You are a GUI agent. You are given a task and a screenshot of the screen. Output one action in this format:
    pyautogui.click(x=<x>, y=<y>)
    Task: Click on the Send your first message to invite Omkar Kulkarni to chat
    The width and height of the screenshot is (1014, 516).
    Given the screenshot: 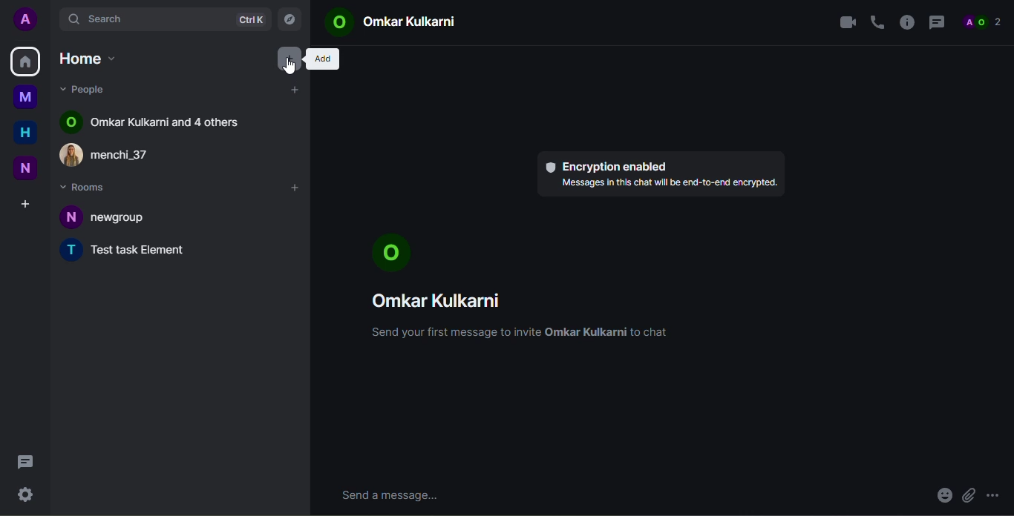 What is the action you would take?
    pyautogui.click(x=522, y=334)
    